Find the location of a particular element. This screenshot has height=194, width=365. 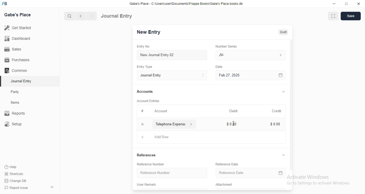

Add Row is located at coordinates (165, 137).